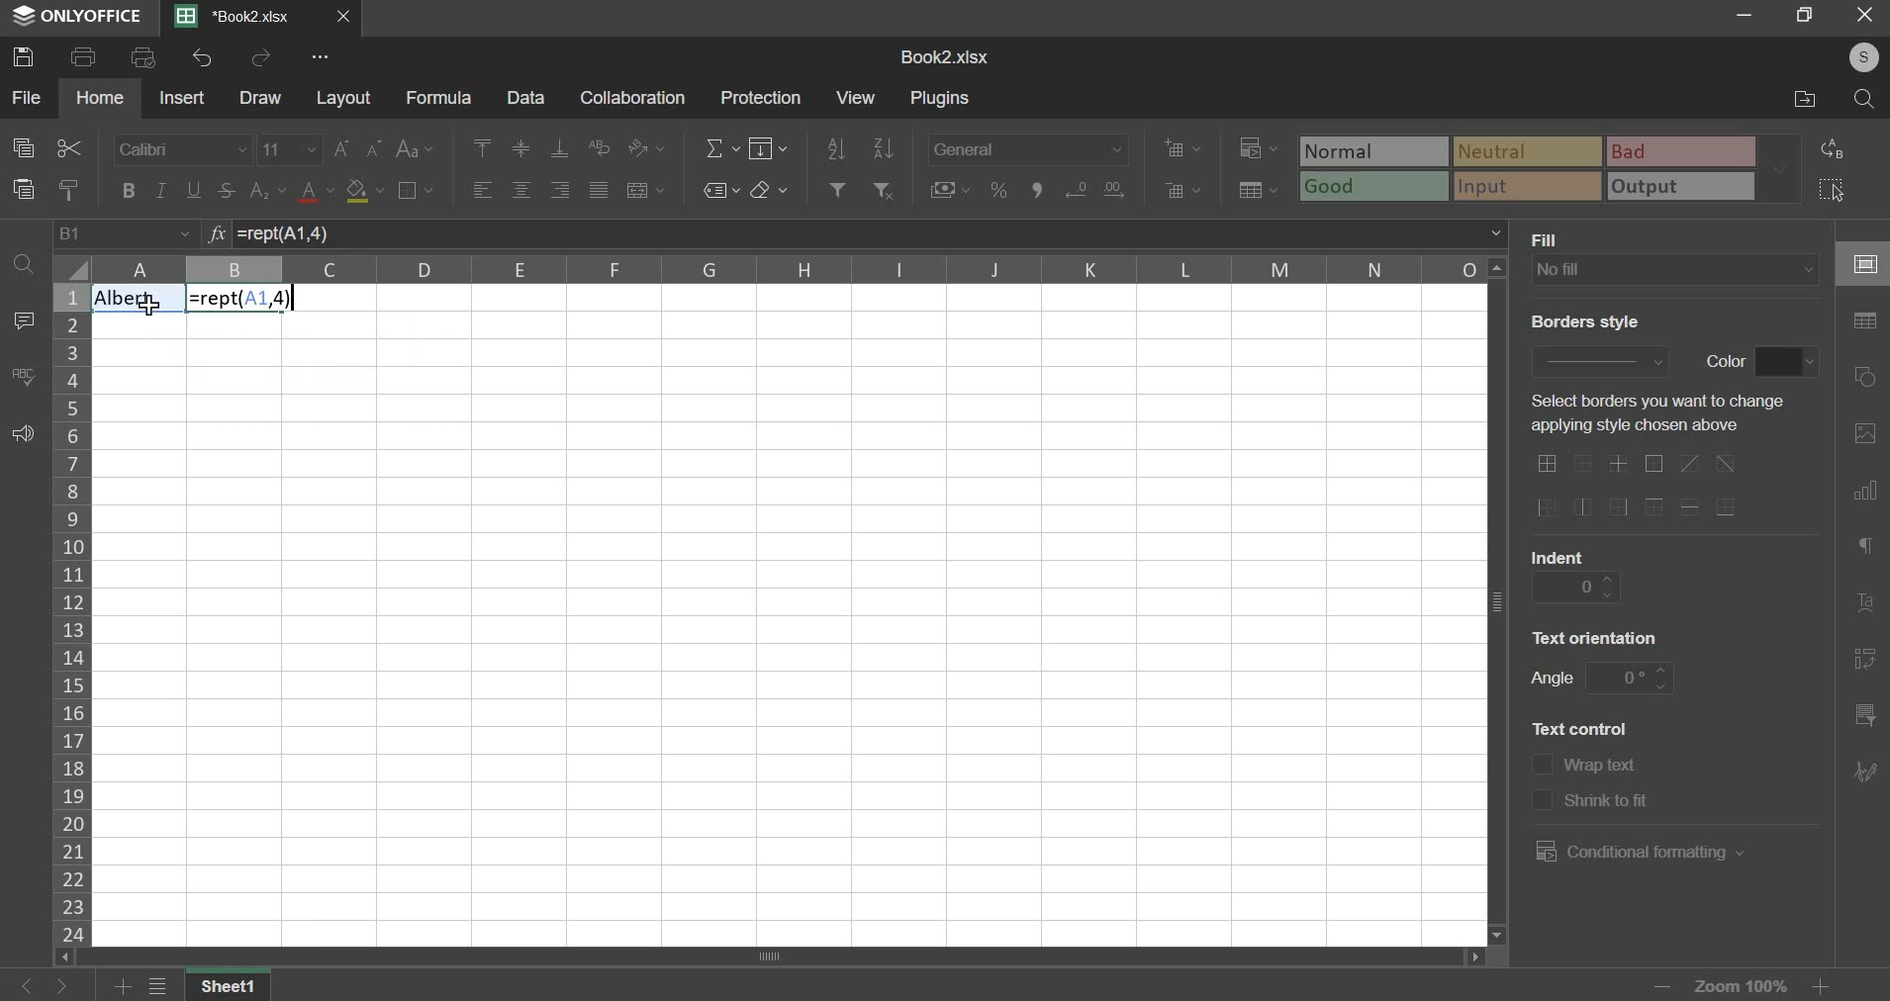 This screenshot has width=1890, height=1001. What do you see at coordinates (1641, 488) in the screenshot?
I see `border options` at bounding box center [1641, 488].